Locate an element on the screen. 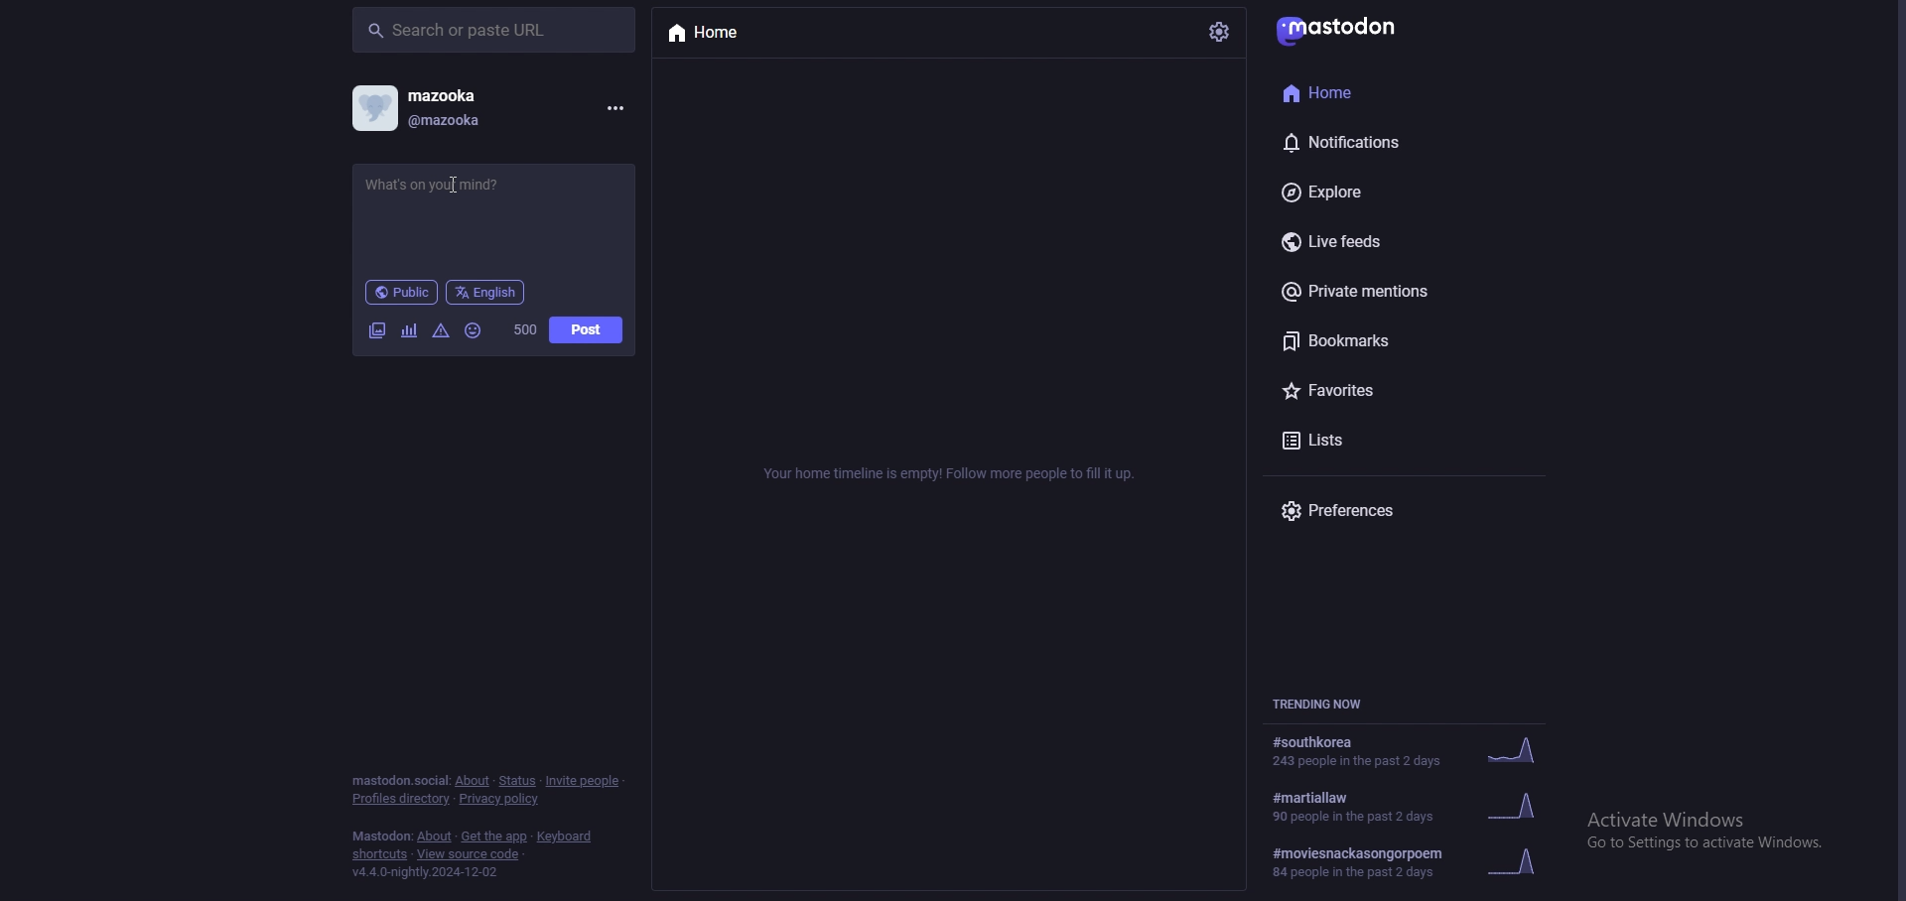  Status is located at coordinates (516, 780).